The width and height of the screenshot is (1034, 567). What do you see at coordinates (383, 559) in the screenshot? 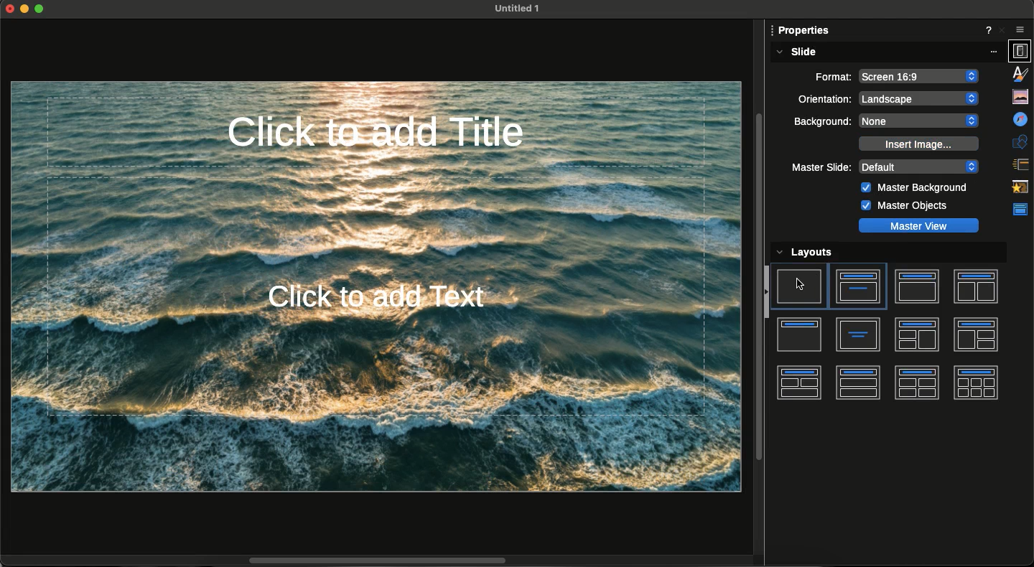
I see `Scrollbar` at bounding box center [383, 559].